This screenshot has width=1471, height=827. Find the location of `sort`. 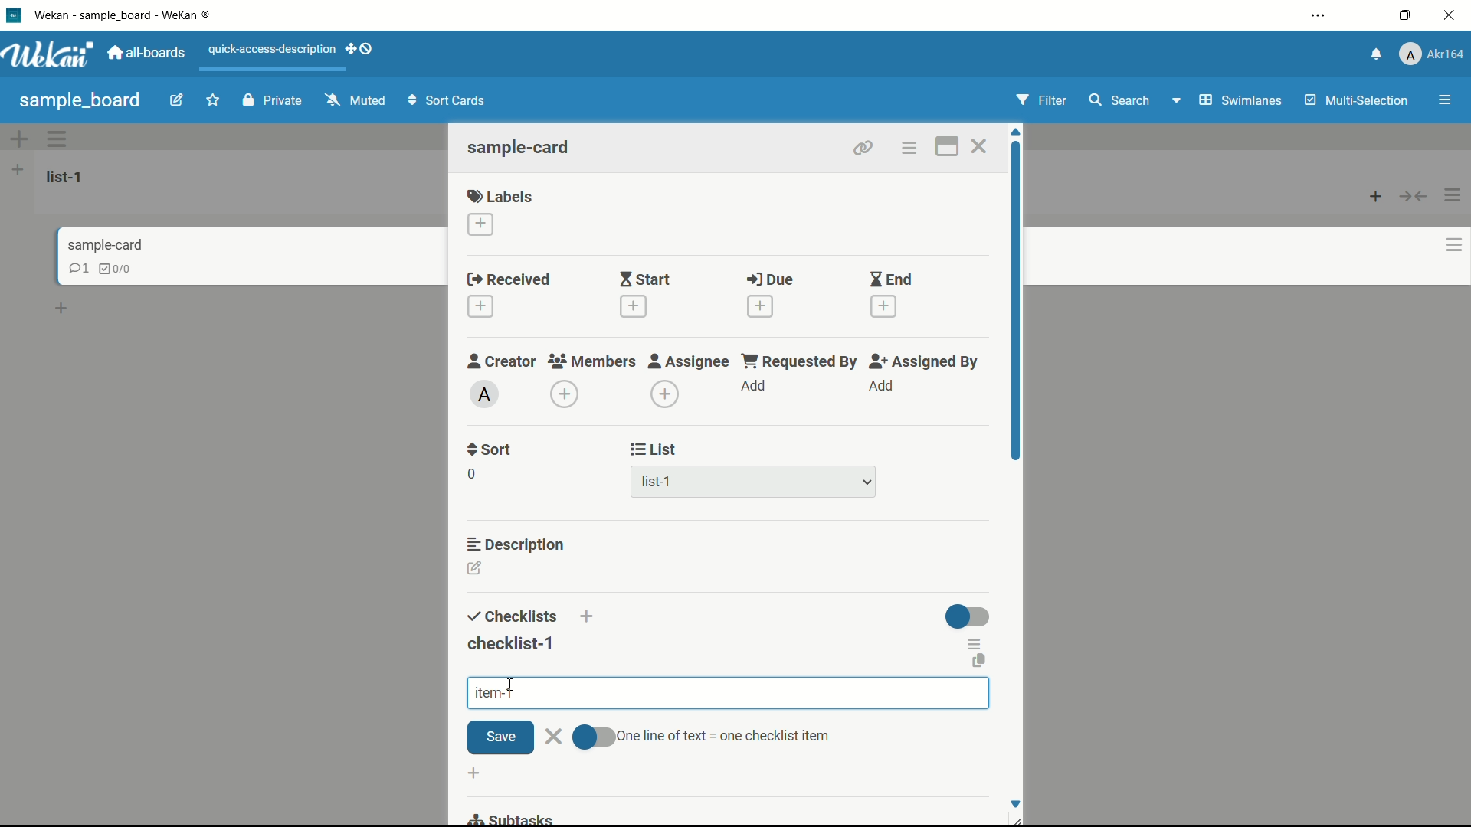

sort is located at coordinates (490, 451).